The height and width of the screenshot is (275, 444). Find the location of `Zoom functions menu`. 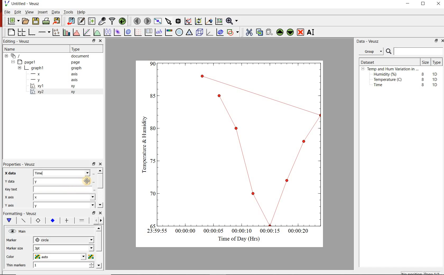

Zoom functions menu is located at coordinates (232, 21).